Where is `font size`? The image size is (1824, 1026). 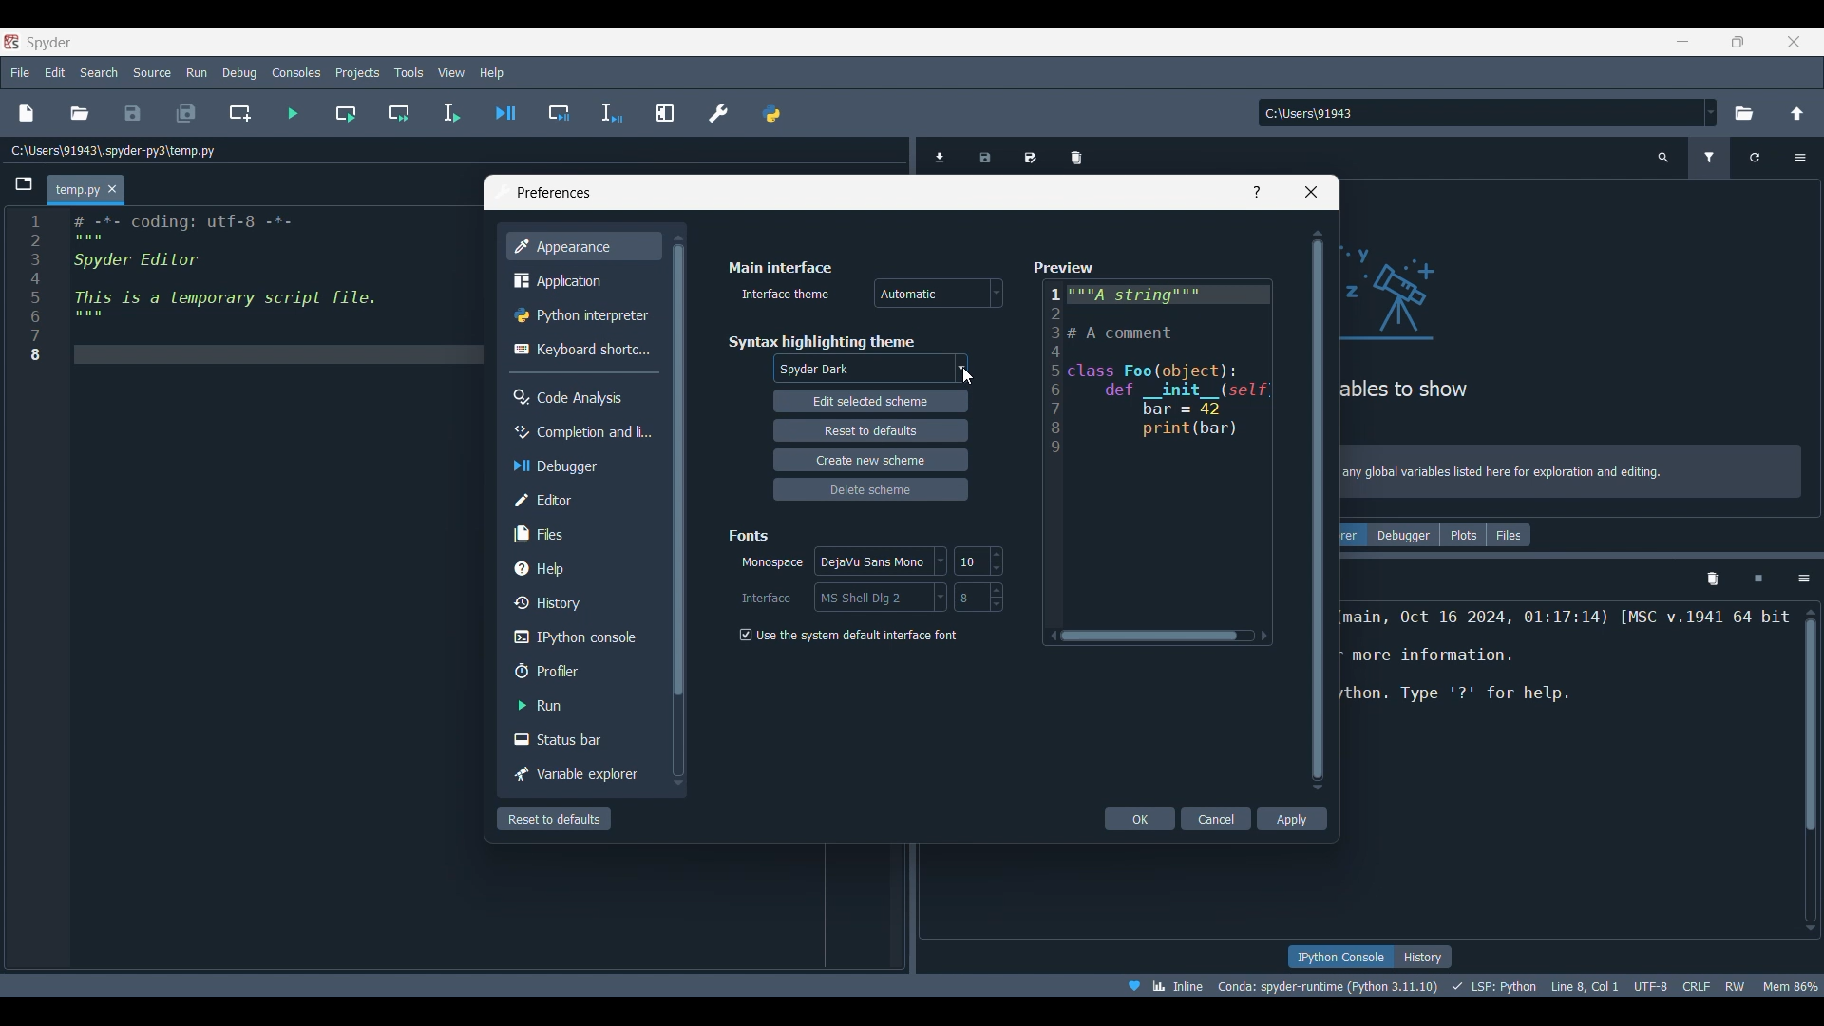 font size is located at coordinates (978, 597).